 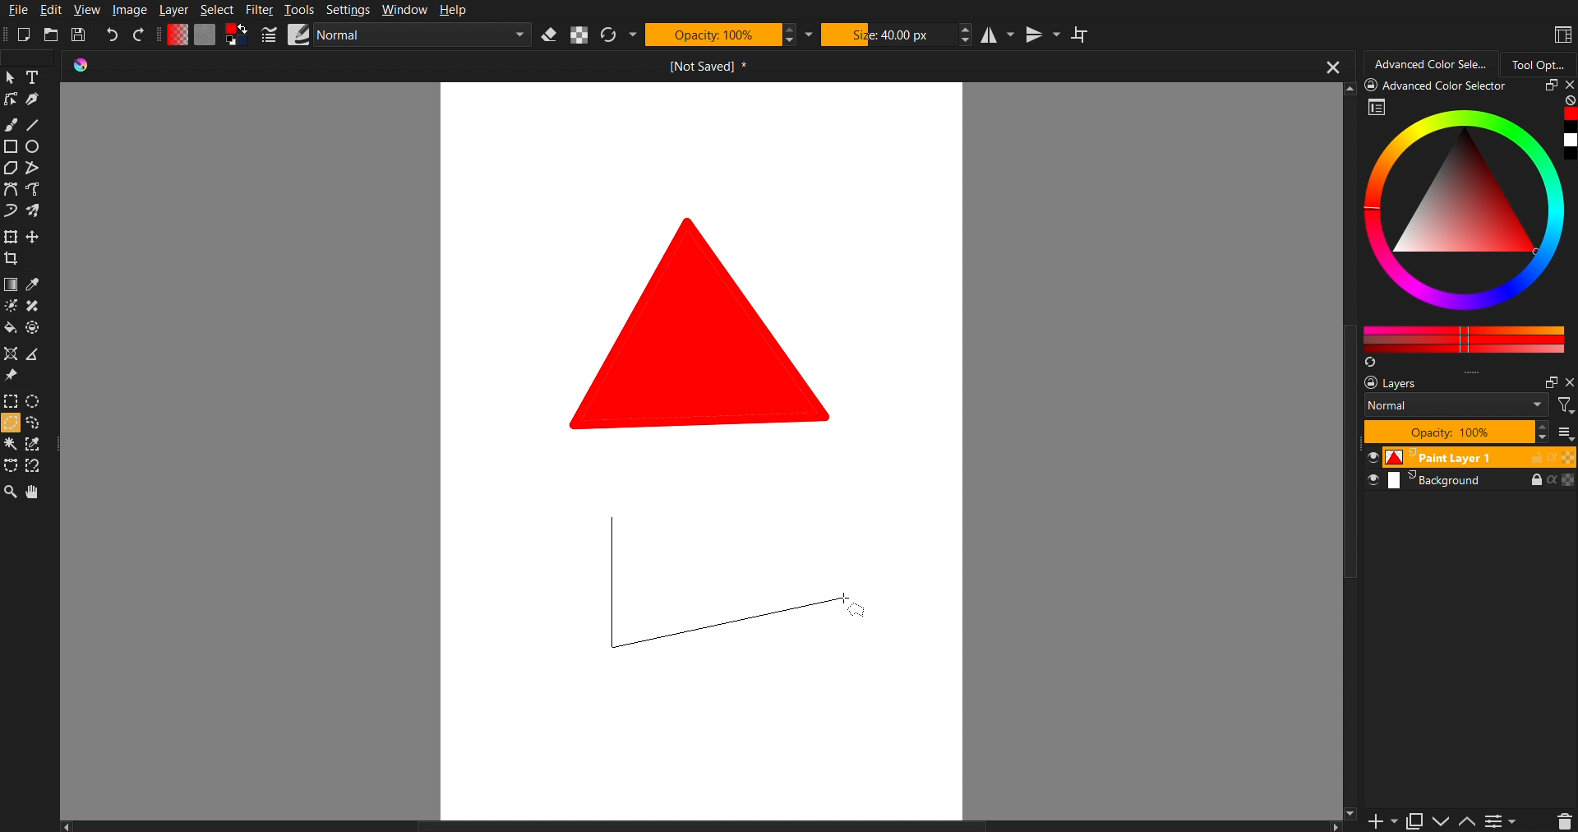 What do you see at coordinates (111, 35) in the screenshot?
I see `Undo` at bounding box center [111, 35].